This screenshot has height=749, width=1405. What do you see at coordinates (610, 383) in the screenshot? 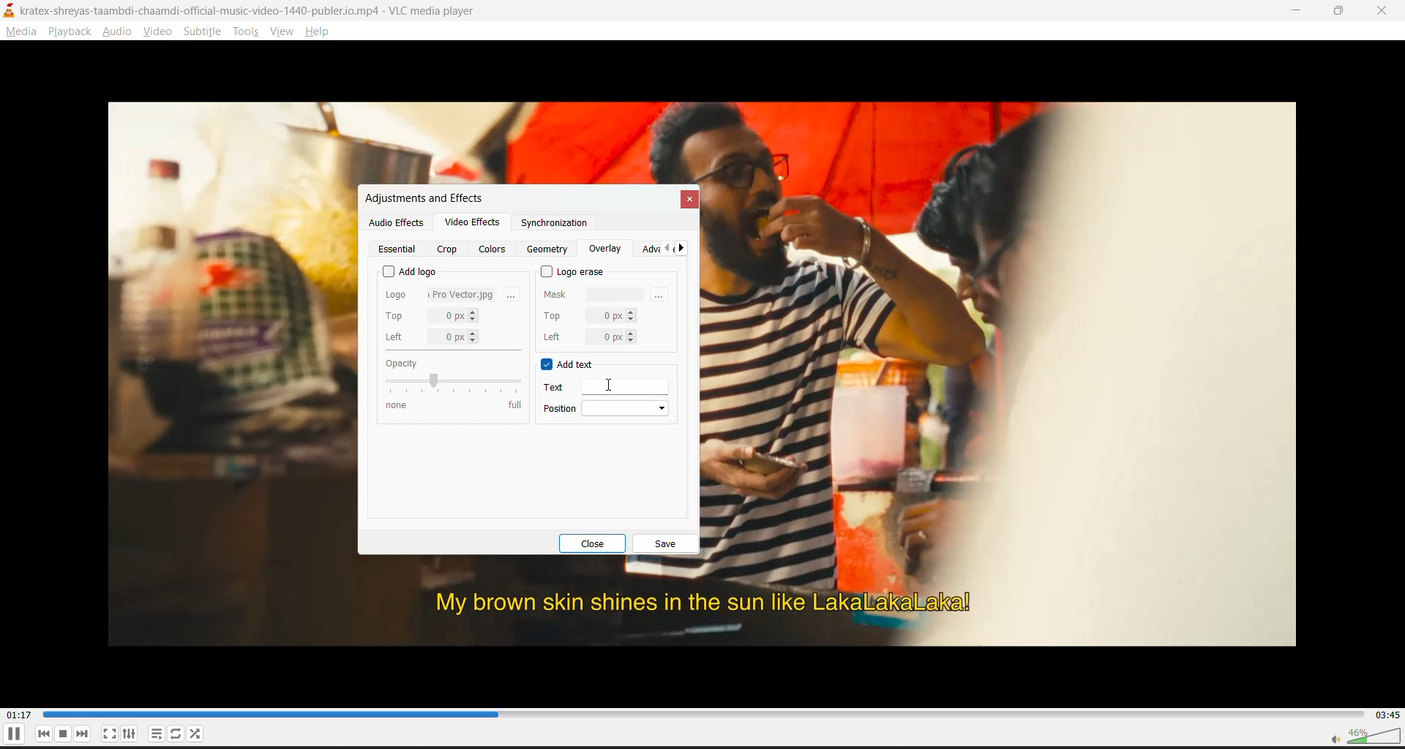
I see `text cursor` at bounding box center [610, 383].